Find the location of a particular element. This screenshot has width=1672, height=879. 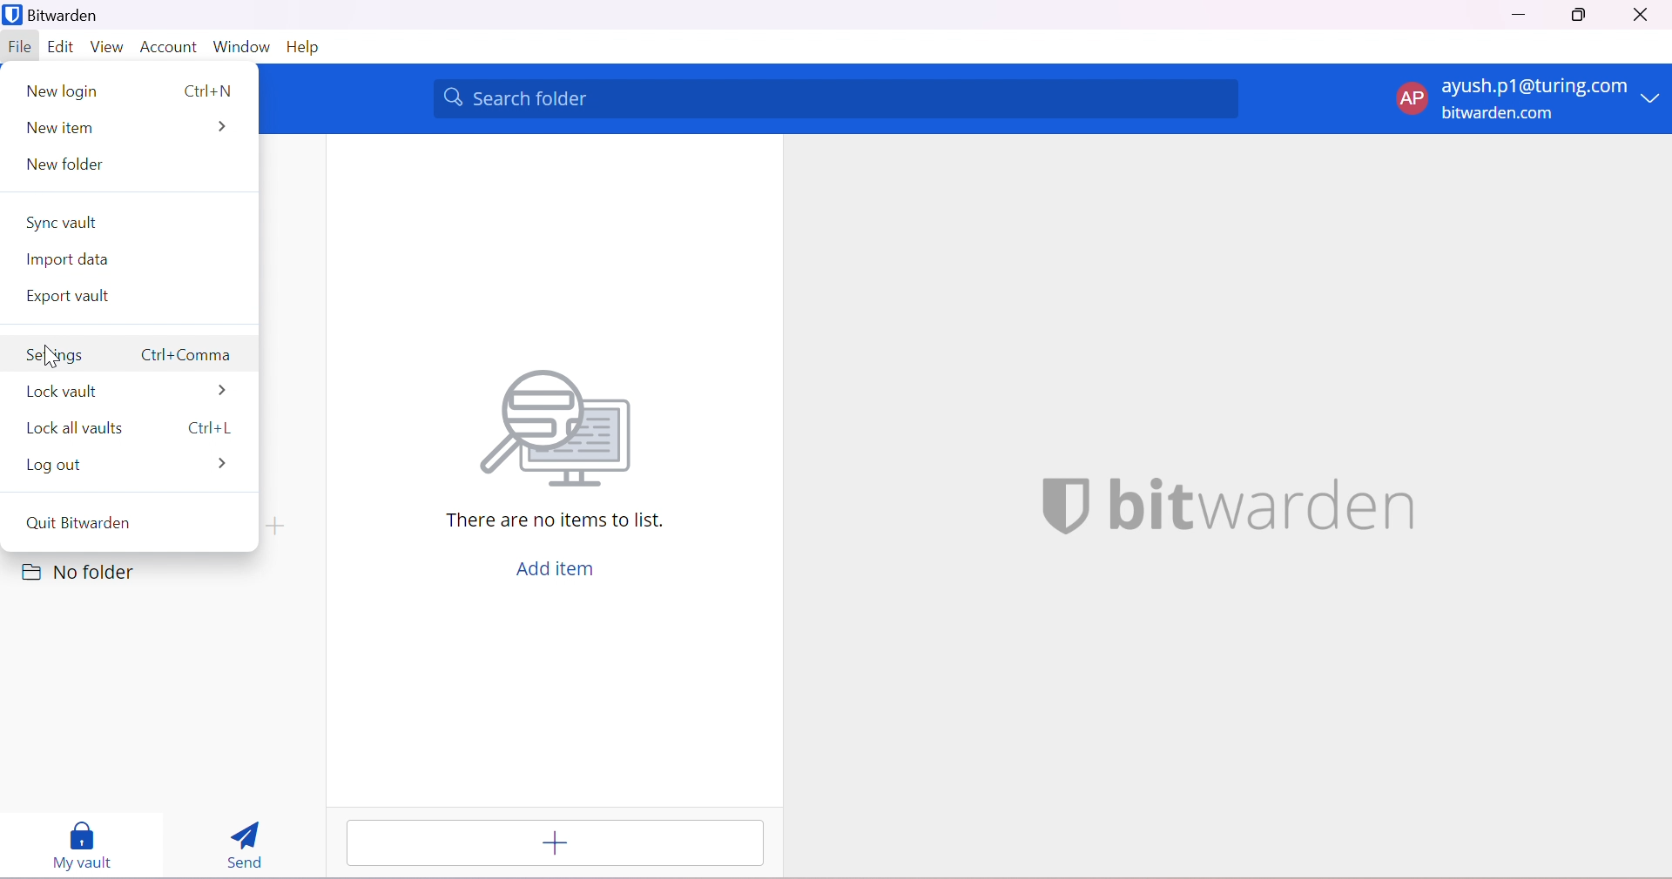

Import data is located at coordinates (71, 261).